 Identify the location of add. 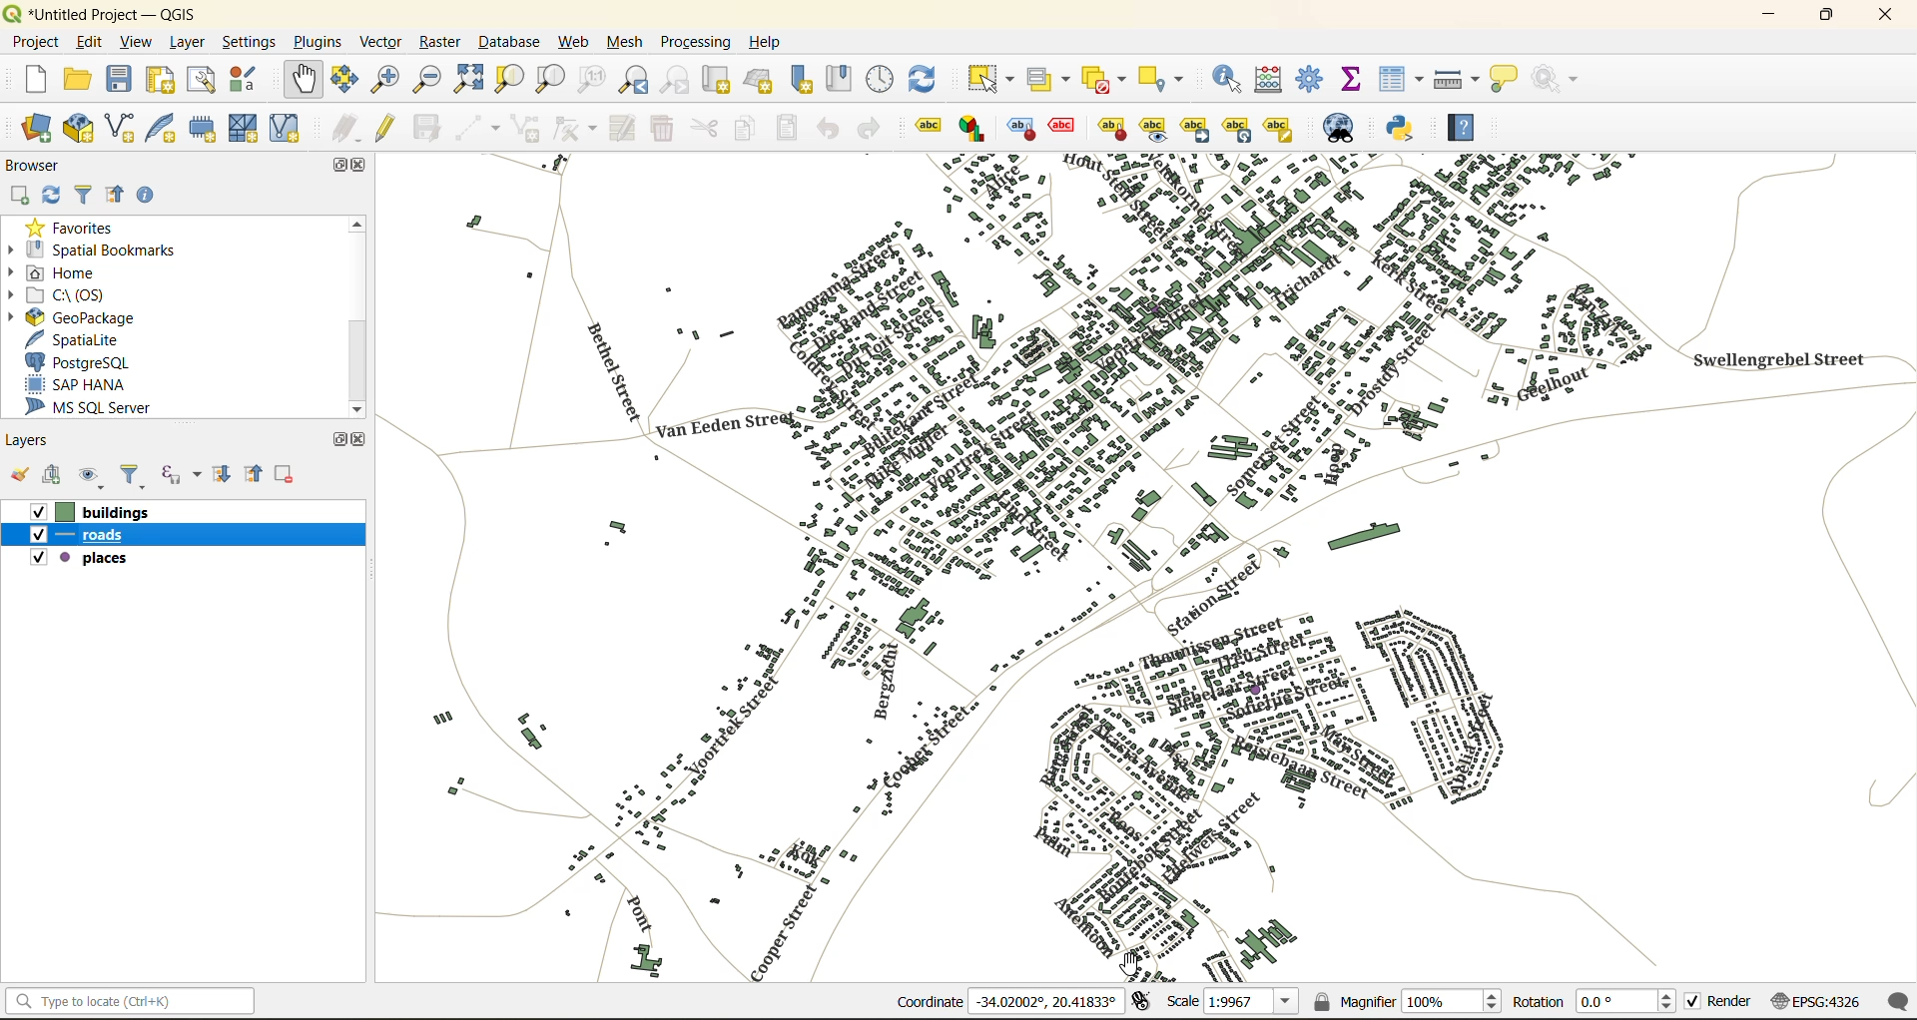
(21, 196).